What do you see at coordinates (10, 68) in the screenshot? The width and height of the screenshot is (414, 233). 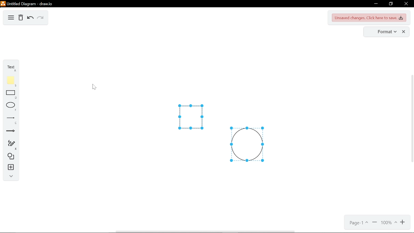 I see `text` at bounding box center [10, 68].